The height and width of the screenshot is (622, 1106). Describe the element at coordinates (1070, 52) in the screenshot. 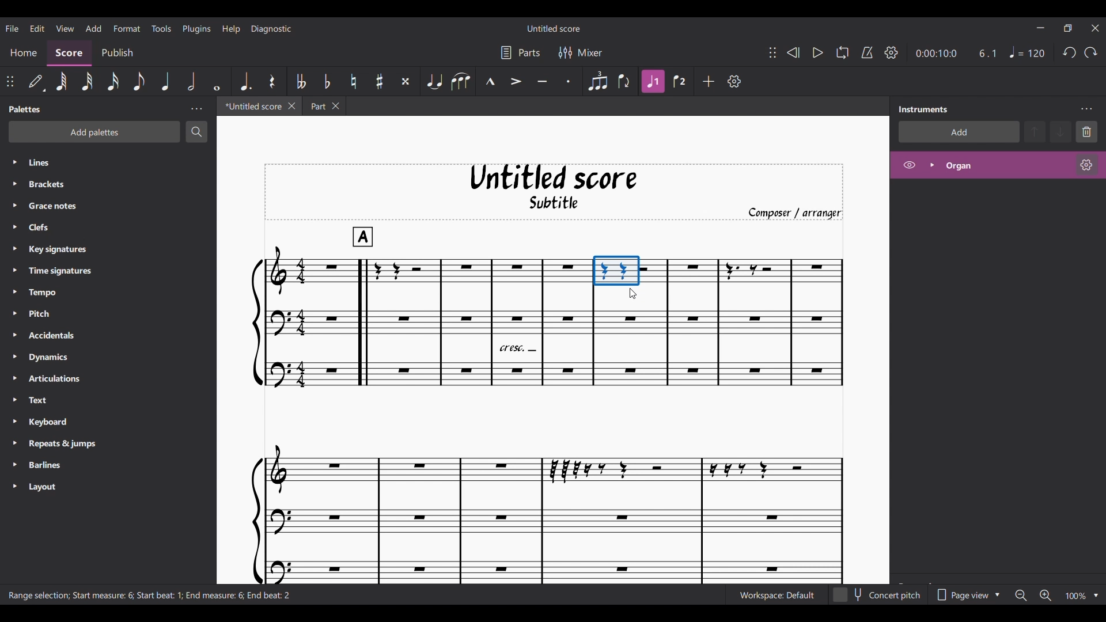

I see `Undo` at that location.